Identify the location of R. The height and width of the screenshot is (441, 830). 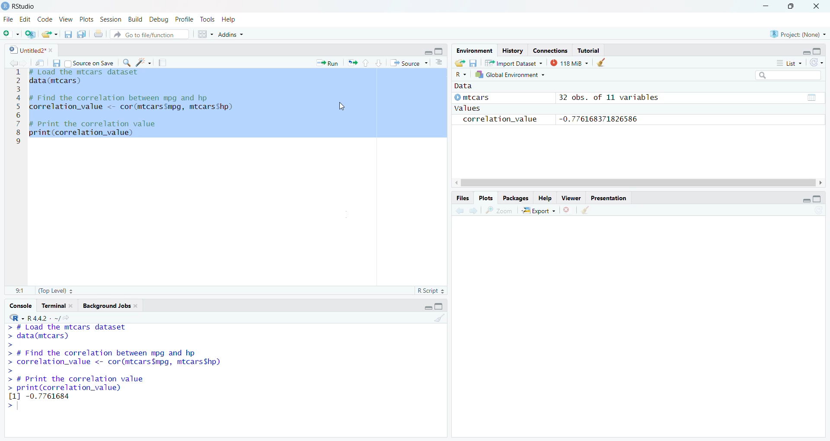
(15, 318).